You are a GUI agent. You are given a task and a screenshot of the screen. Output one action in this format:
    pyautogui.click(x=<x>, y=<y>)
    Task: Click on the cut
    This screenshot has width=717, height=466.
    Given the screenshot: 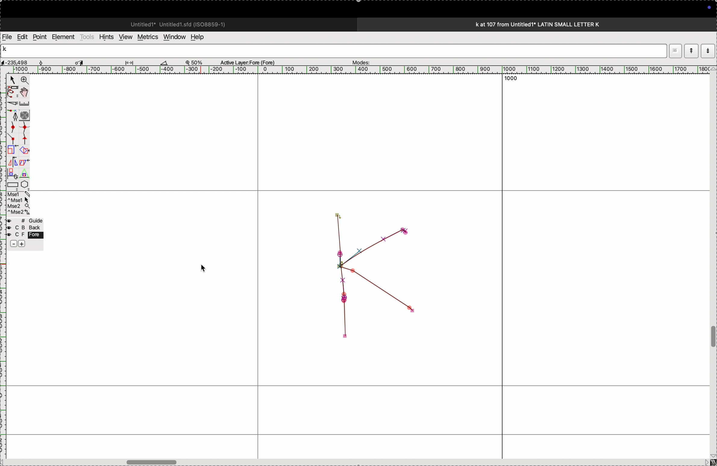 What is the action you would take?
    pyautogui.click(x=164, y=62)
    